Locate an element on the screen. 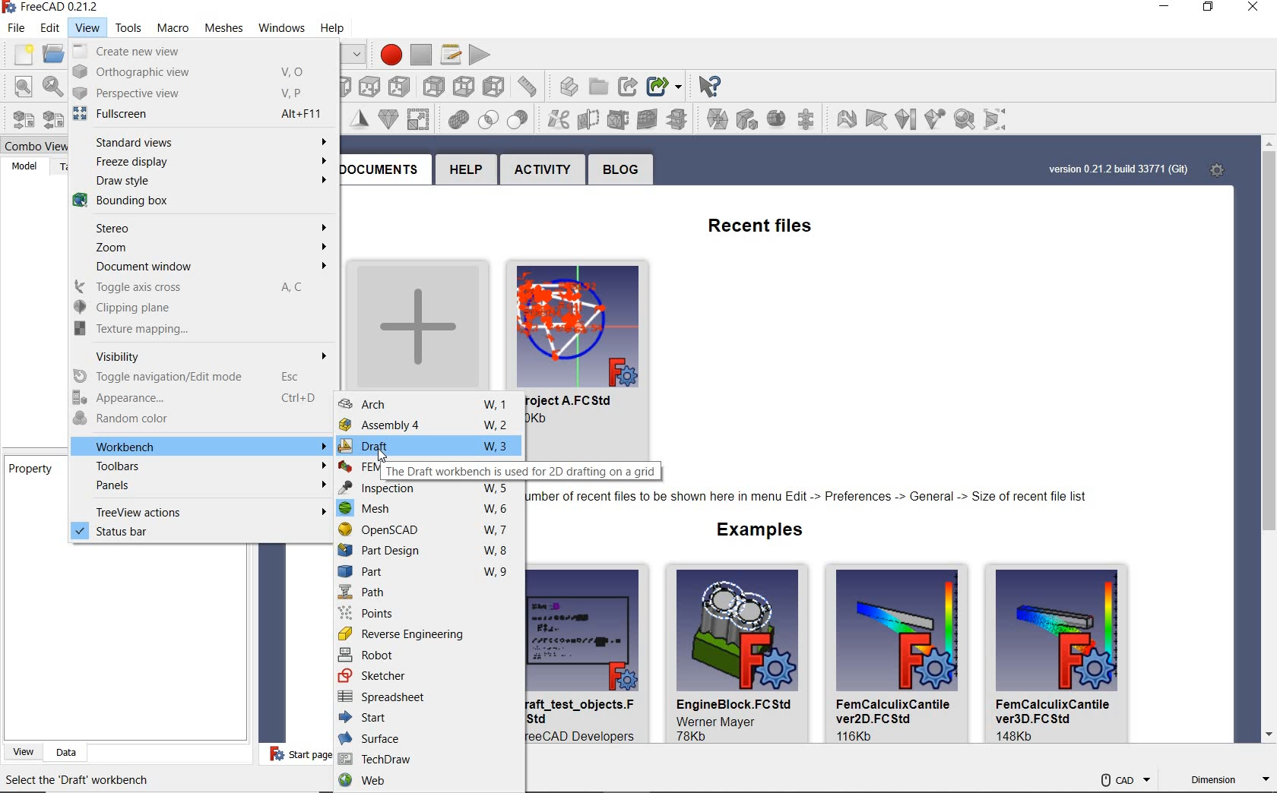 This screenshot has height=793, width=1277. bounding box is located at coordinates (195, 204).